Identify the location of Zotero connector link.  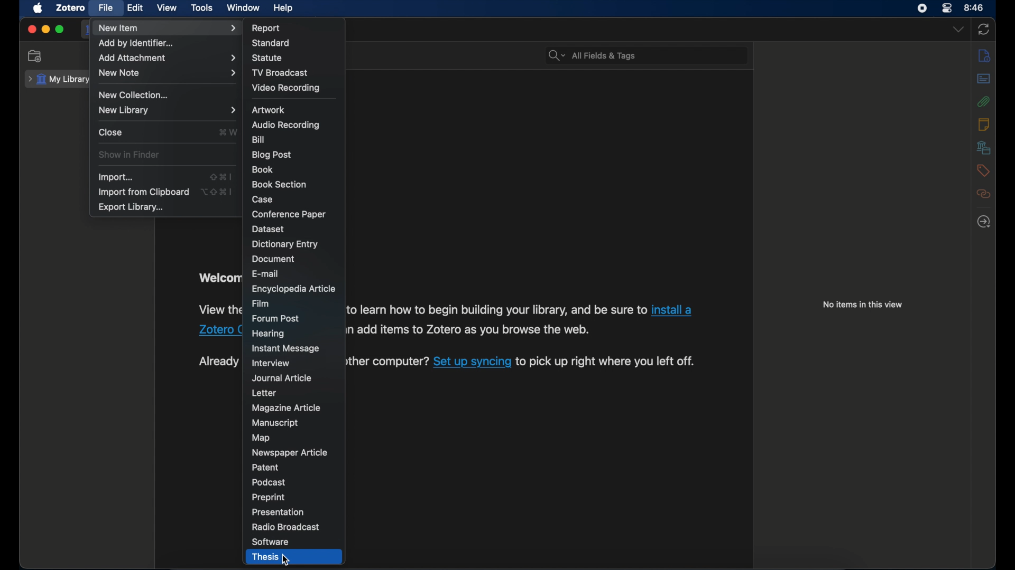
(675, 309).